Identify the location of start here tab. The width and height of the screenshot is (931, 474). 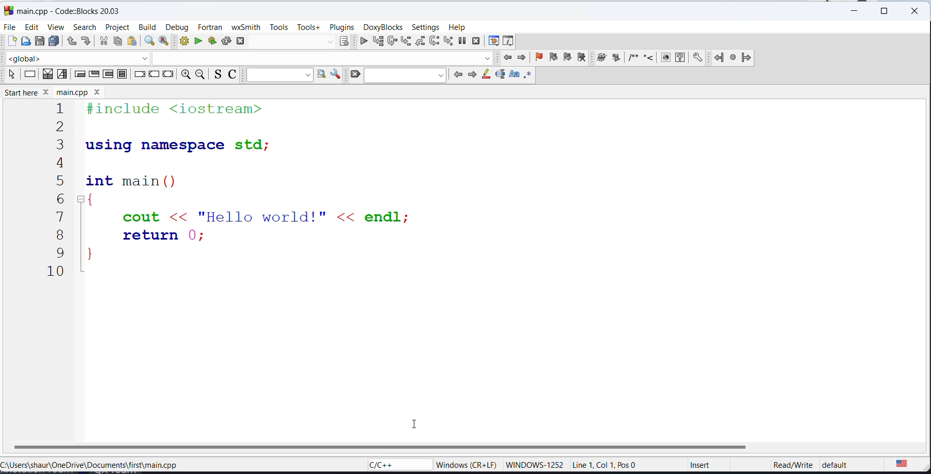
(68, 10).